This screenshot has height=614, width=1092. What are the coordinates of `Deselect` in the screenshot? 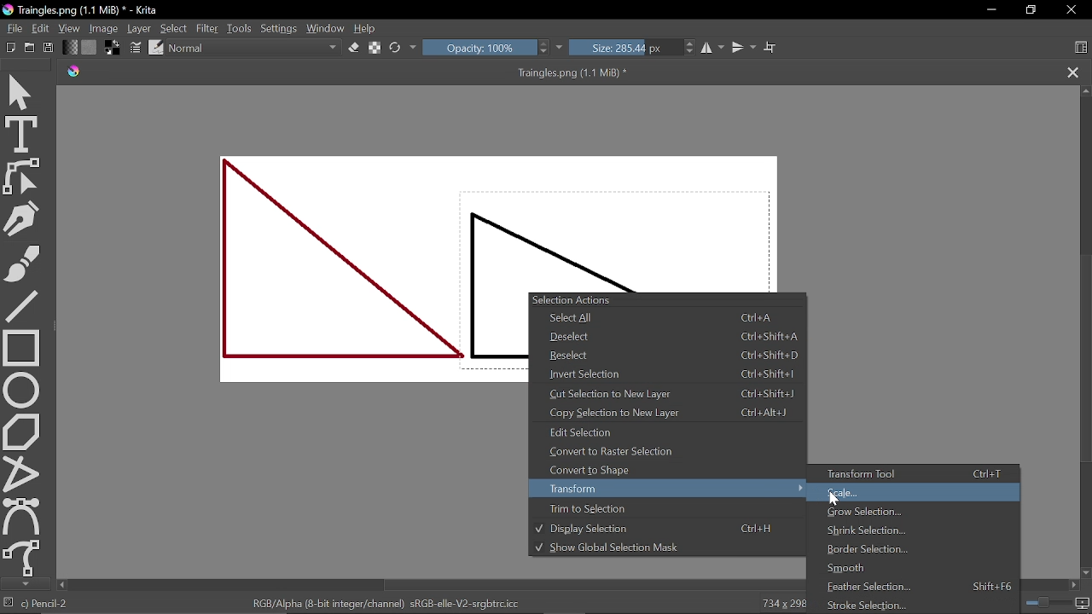 It's located at (668, 336).